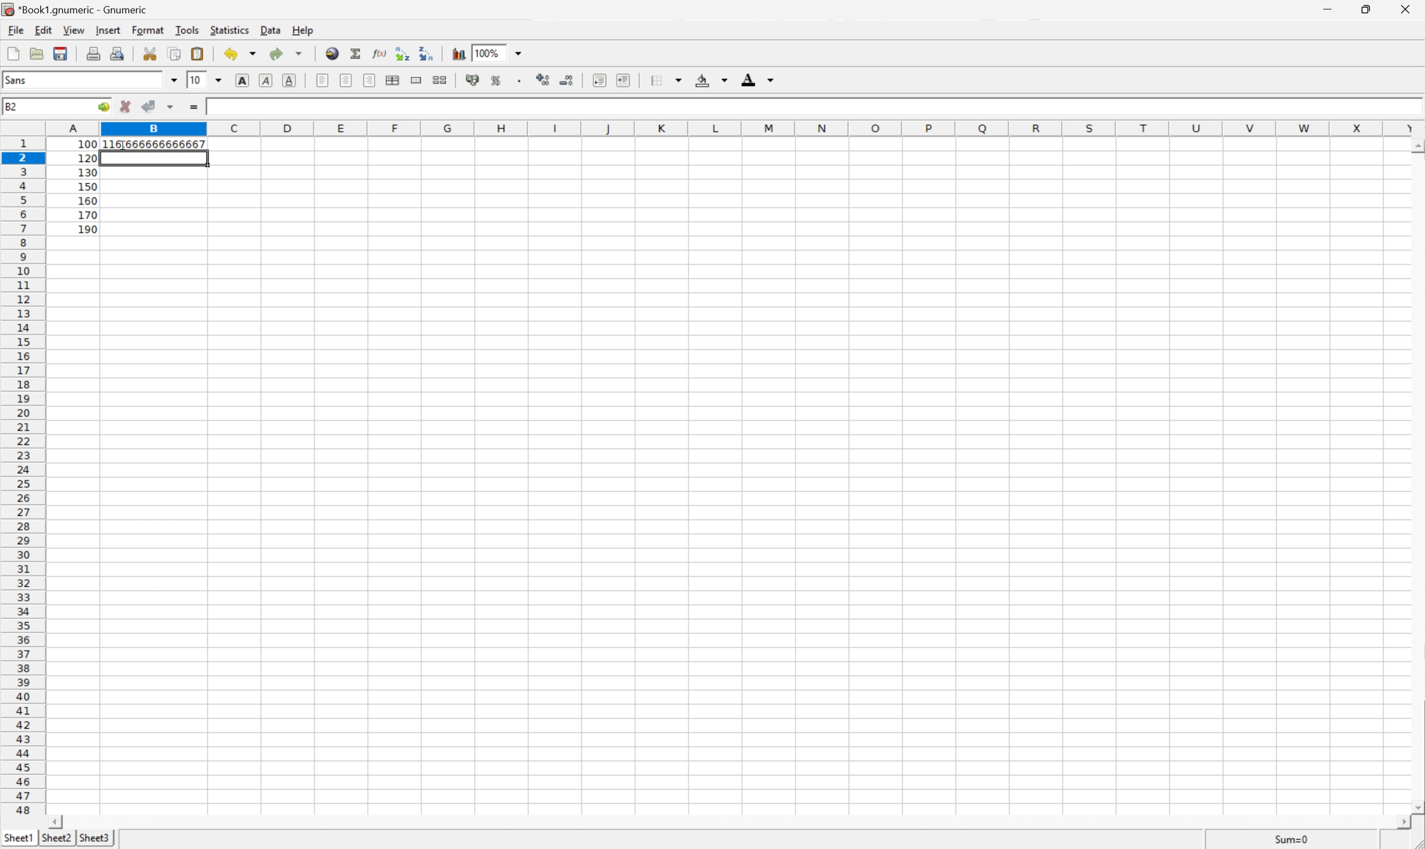  Describe the element at coordinates (1404, 11) in the screenshot. I see `Close` at that location.